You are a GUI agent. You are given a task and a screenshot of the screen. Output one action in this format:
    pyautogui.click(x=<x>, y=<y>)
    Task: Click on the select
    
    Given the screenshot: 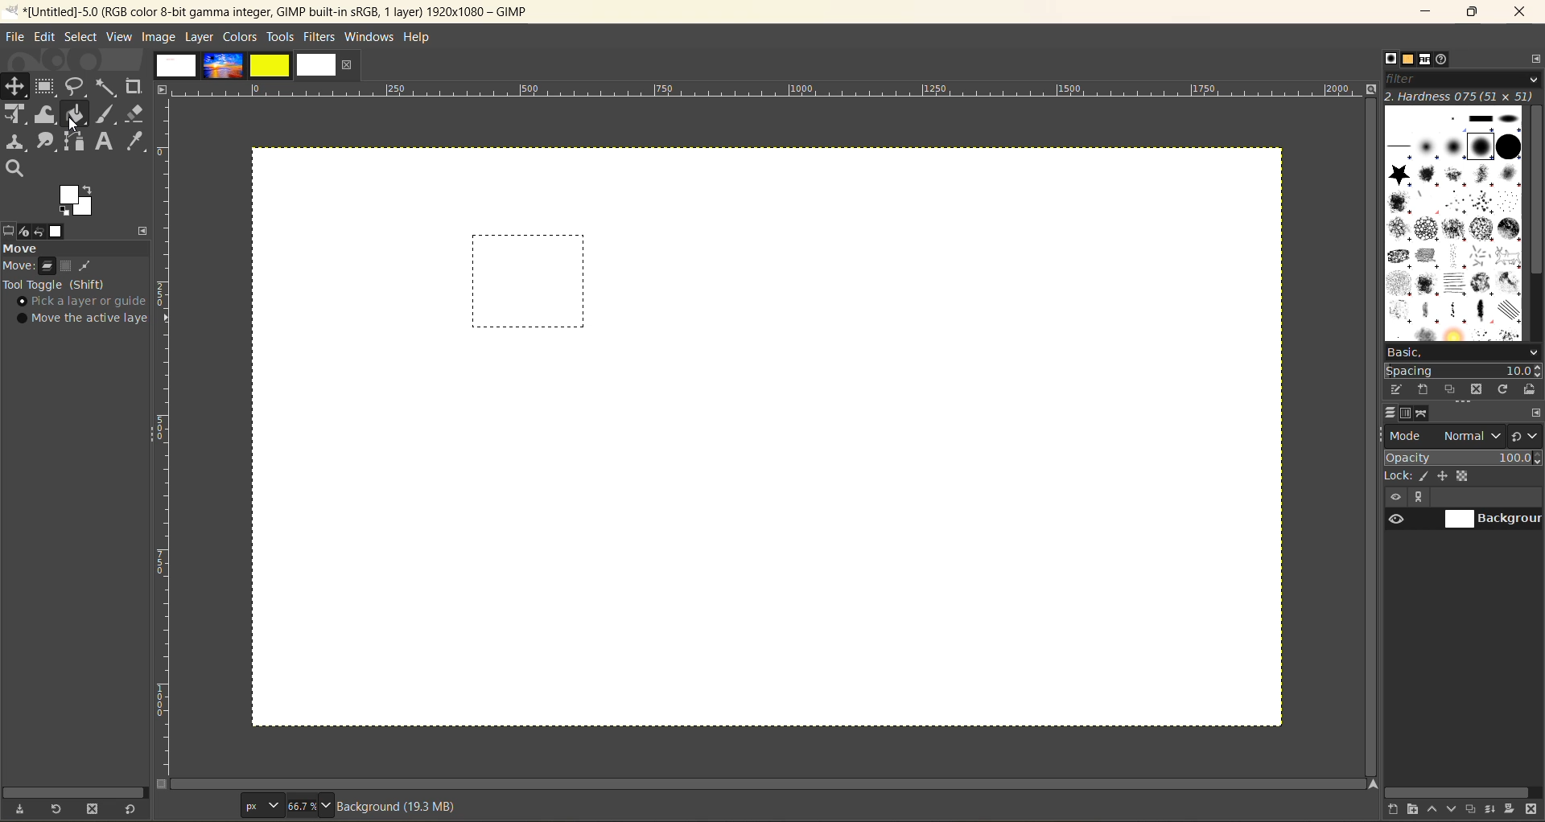 What is the action you would take?
    pyautogui.click(x=84, y=39)
    